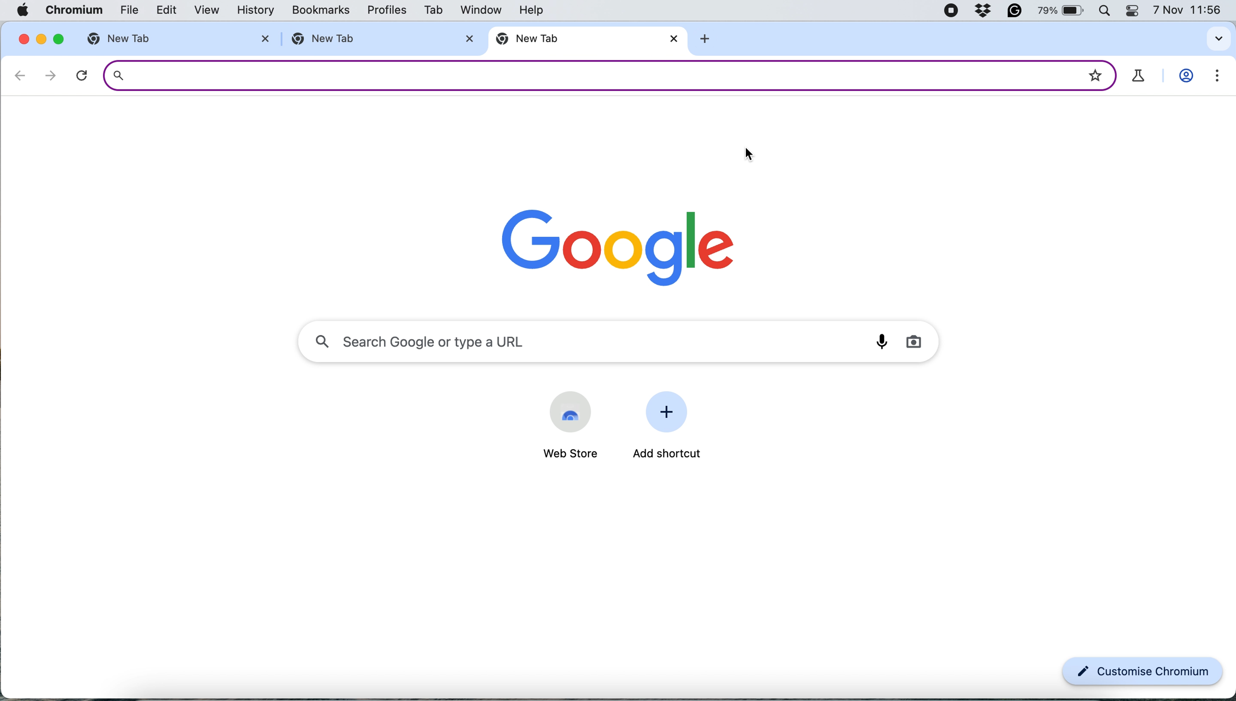  I want to click on new tab, so click(577, 40).